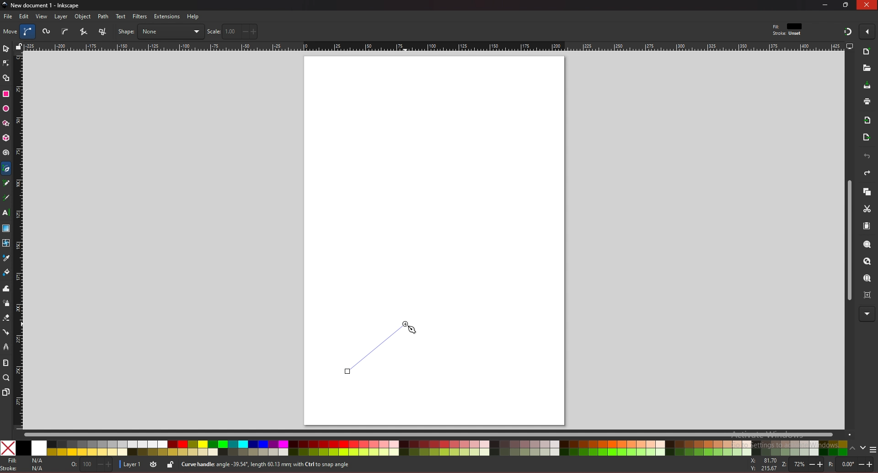 This screenshot has height=473, width=878. What do you see at coordinates (5, 94) in the screenshot?
I see `rectangle` at bounding box center [5, 94].